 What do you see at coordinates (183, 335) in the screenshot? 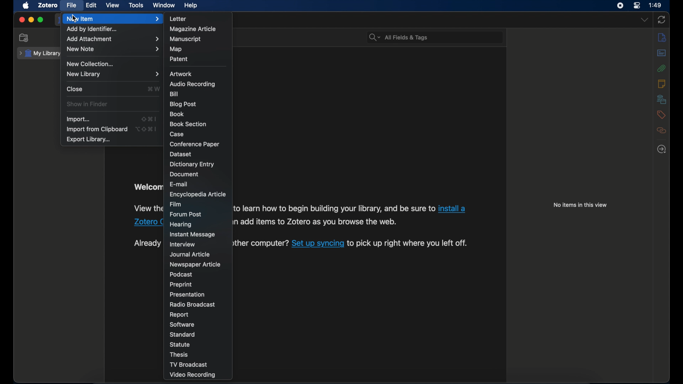
I see `standard` at bounding box center [183, 335].